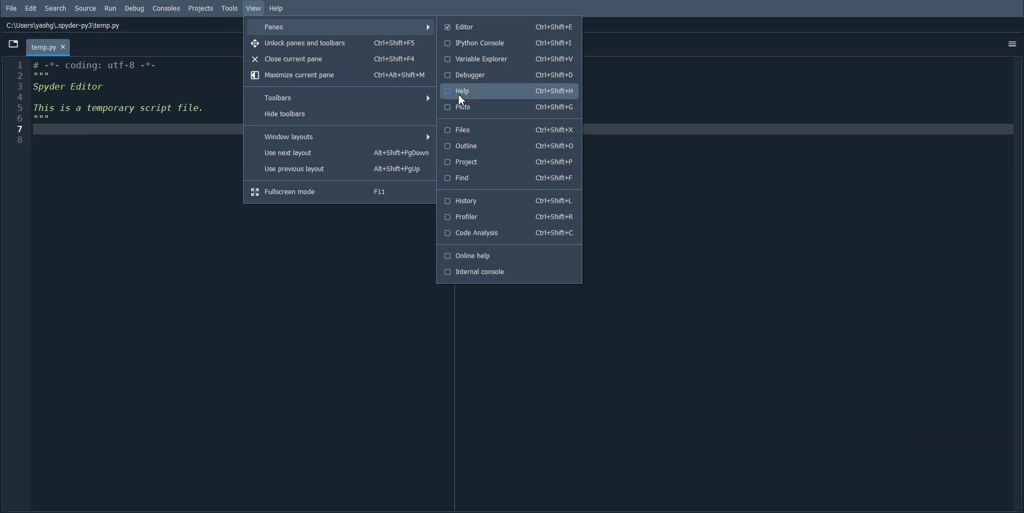 The width and height of the screenshot is (1024, 513). What do you see at coordinates (132, 101) in the screenshot?
I see `# -*- coding: utf-8 -*- """ Spyder Editor  This is a temporary script file. """` at bounding box center [132, 101].